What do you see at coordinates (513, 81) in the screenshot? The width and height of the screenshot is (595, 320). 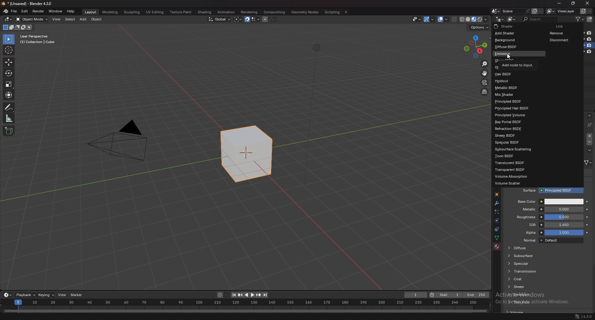 I see `holdout` at bounding box center [513, 81].